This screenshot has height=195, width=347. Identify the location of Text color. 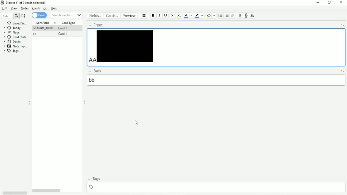
(186, 16).